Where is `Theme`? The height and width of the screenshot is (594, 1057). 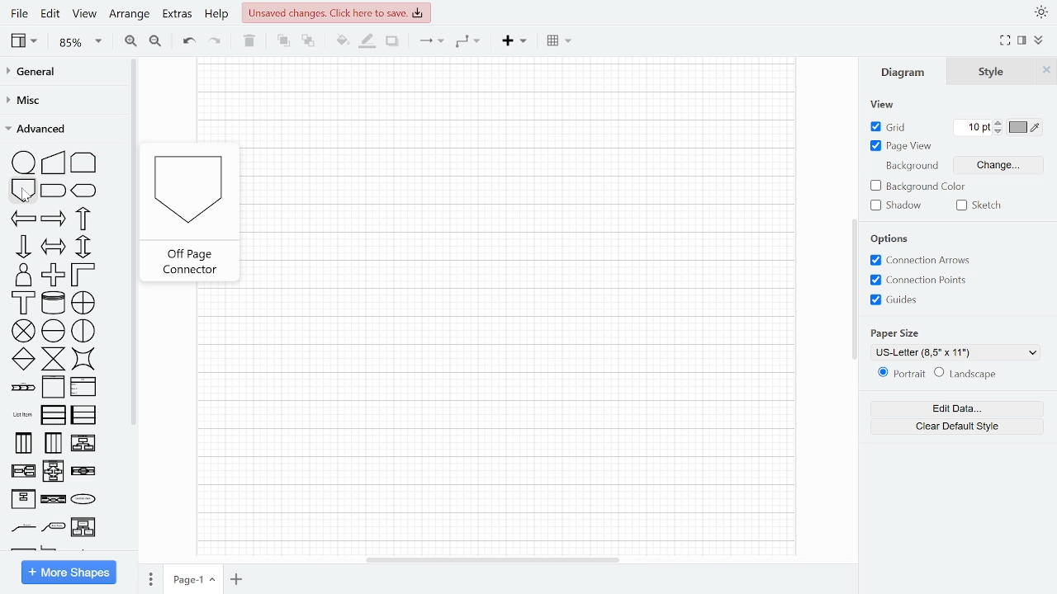
Theme is located at coordinates (1040, 12).